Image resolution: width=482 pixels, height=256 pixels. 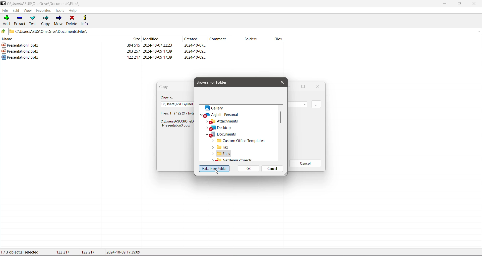 I want to click on Cancel, so click(x=273, y=169).